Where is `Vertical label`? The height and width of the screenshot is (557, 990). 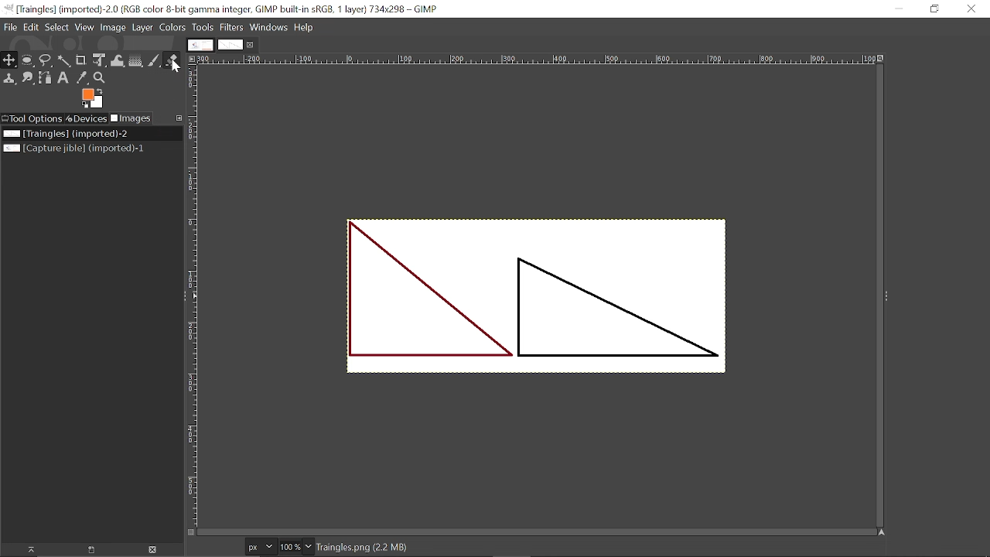 Vertical label is located at coordinates (194, 296).